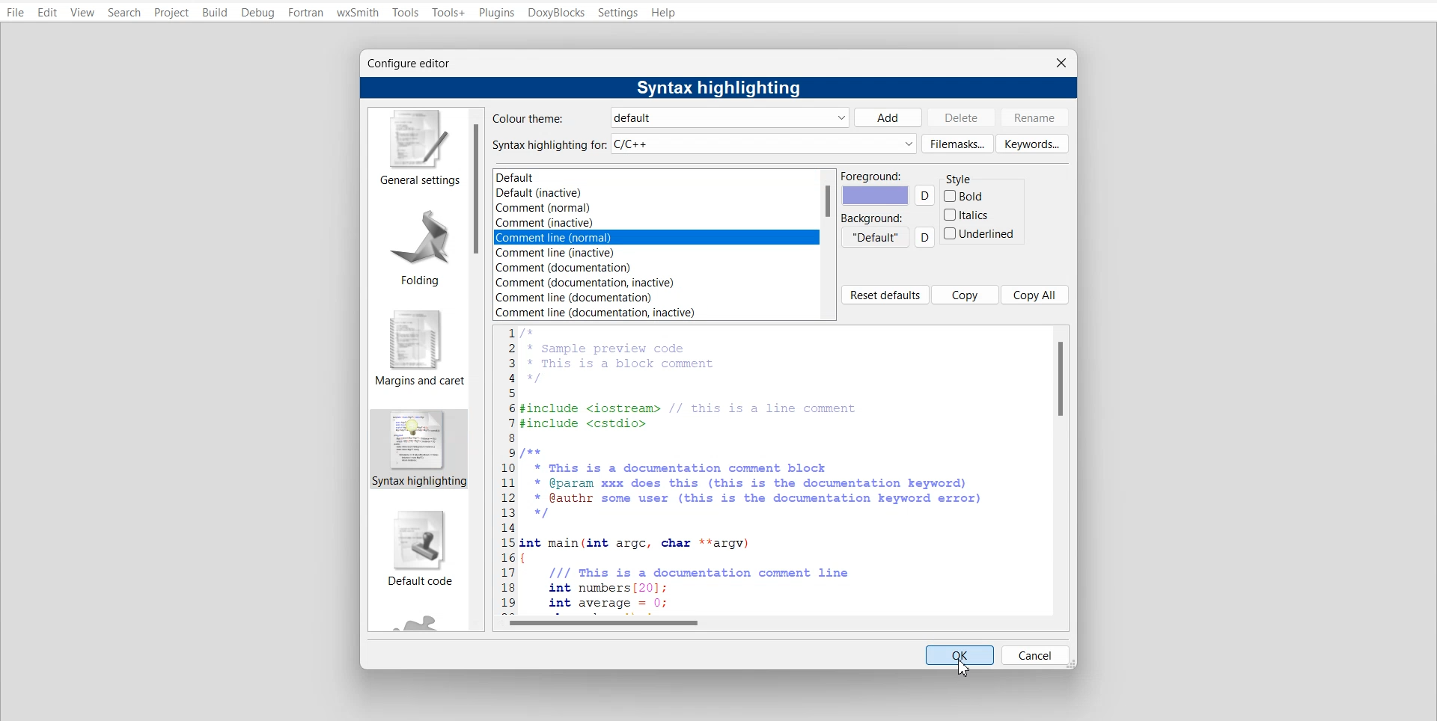 Image resolution: width=1437 pixels, height=721 pixels. What do you see at coordinates (959, 654) in the screenshot?
I see `OK` at bounding box center [959, 654].